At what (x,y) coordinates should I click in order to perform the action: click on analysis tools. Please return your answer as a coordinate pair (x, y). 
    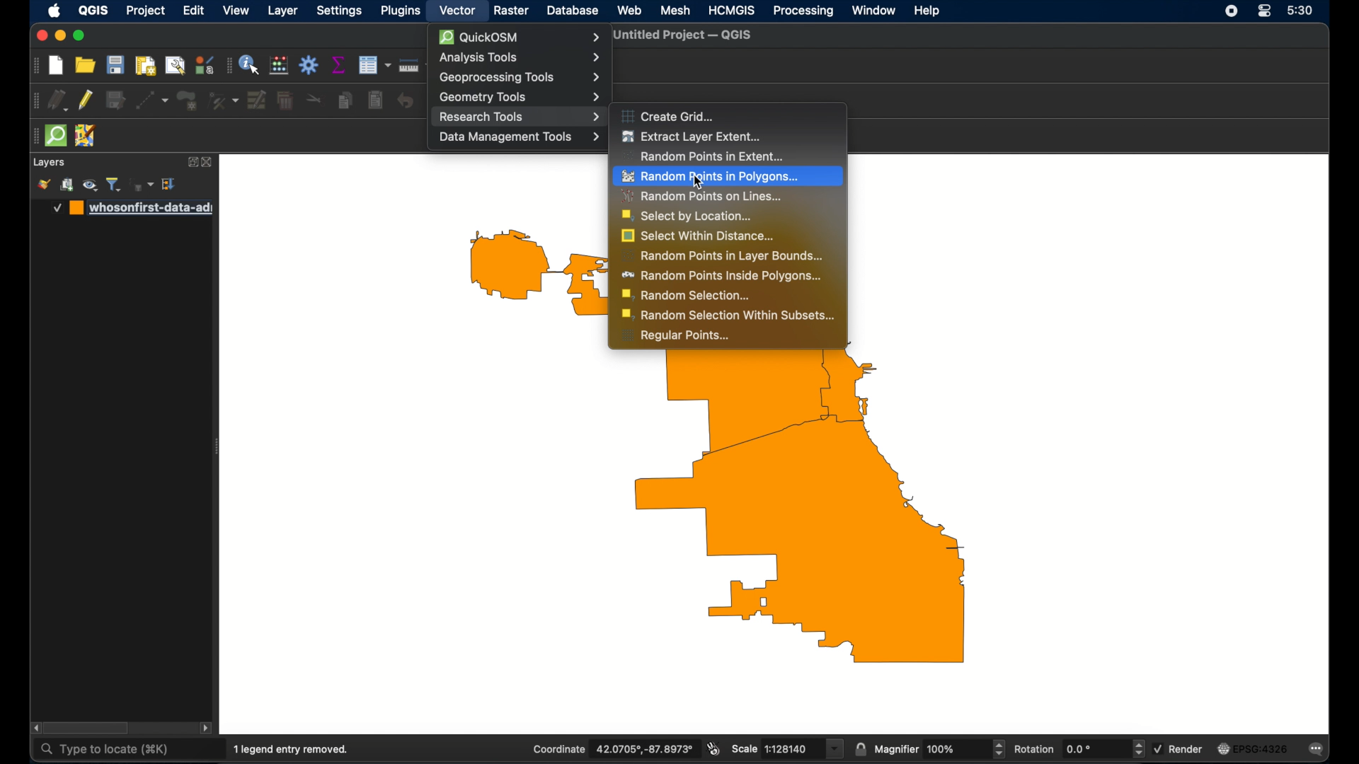
    Looking at the image, I should click on (519, 57).